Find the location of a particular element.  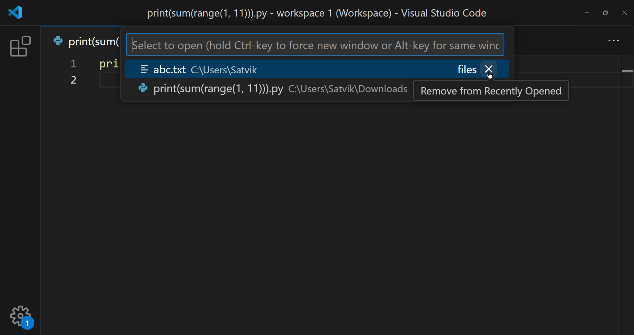

close is located at coordinates (624, 12).